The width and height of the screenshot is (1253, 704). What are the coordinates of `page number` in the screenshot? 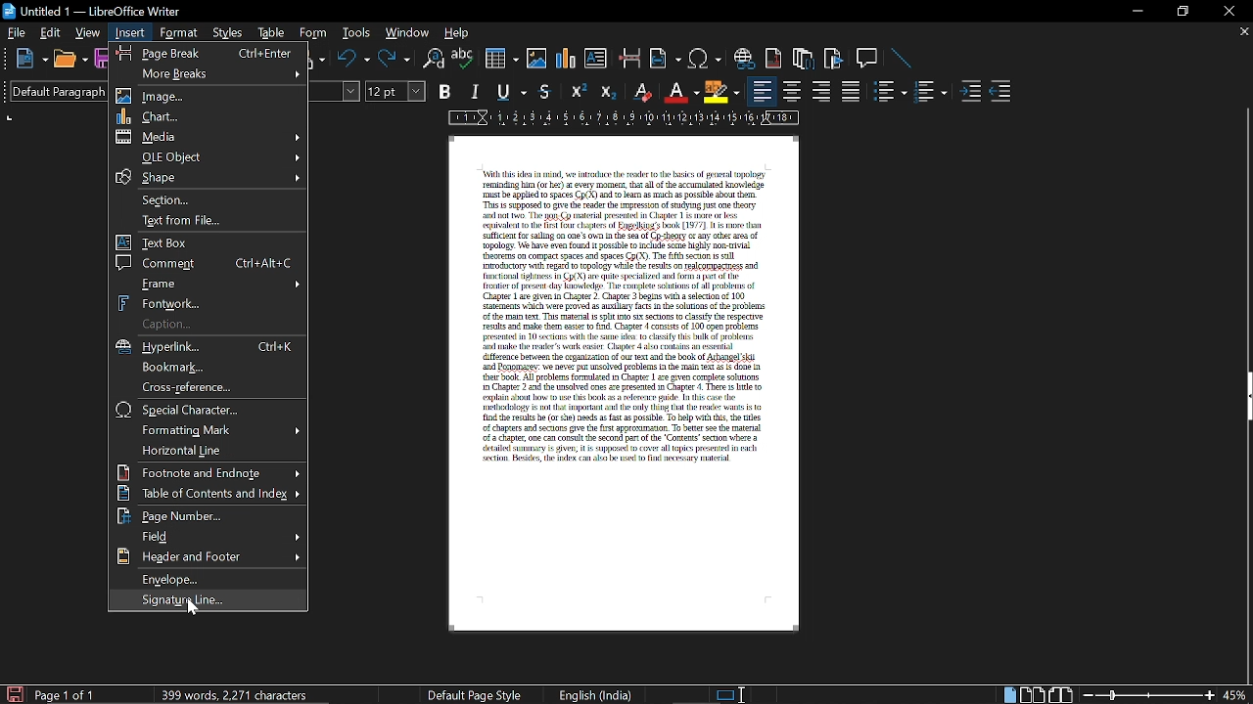 It's located at (207, 516).